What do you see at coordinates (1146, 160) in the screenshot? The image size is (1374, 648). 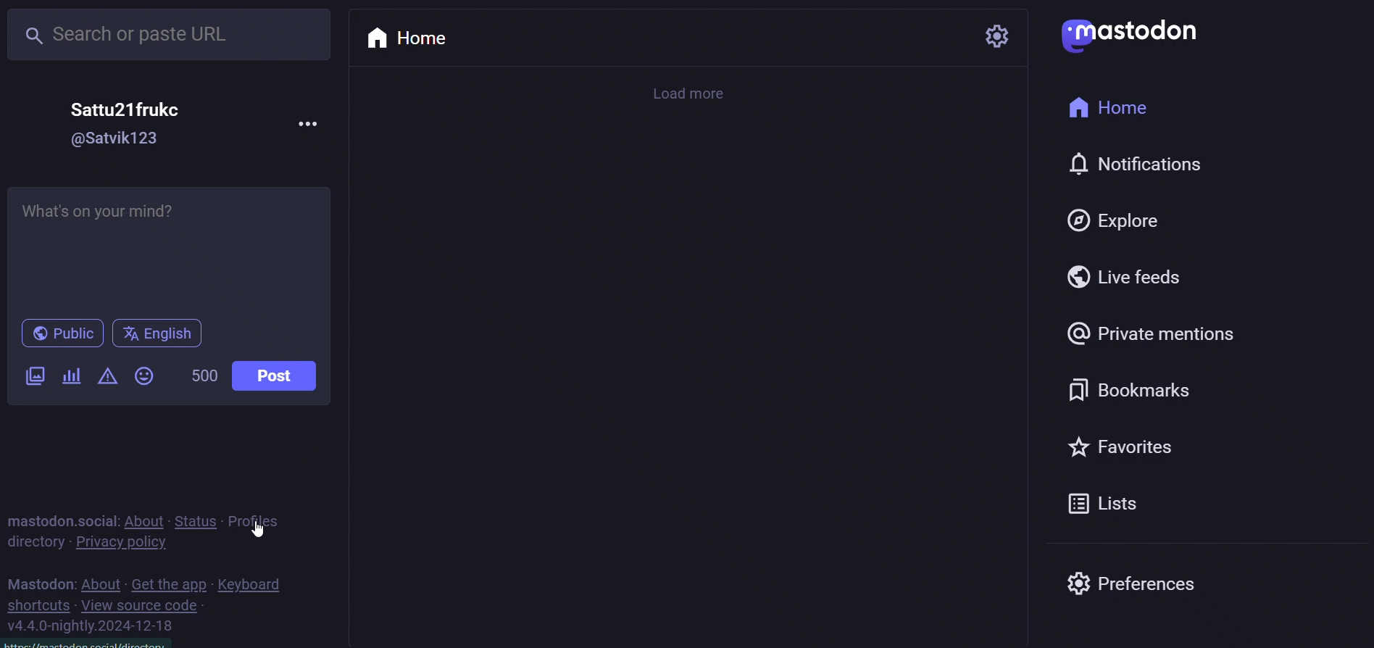 I see `notification` at bounding box center [1146, 160].